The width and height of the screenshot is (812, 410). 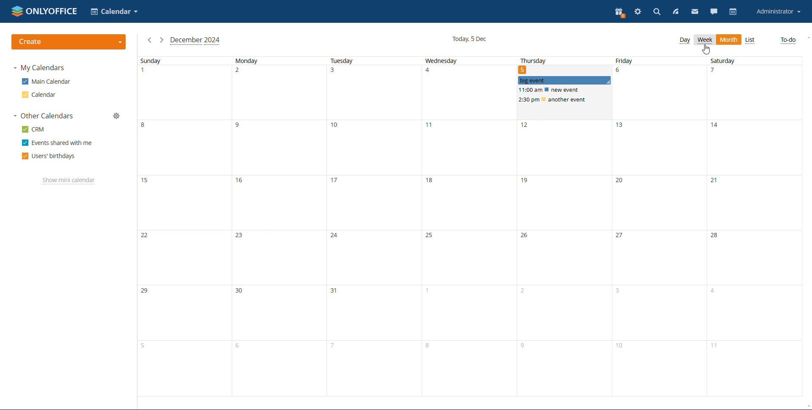 What do you see at coordinates (551, 95) in the screenshot?
I see `other events` at bounding box center [551, 95].